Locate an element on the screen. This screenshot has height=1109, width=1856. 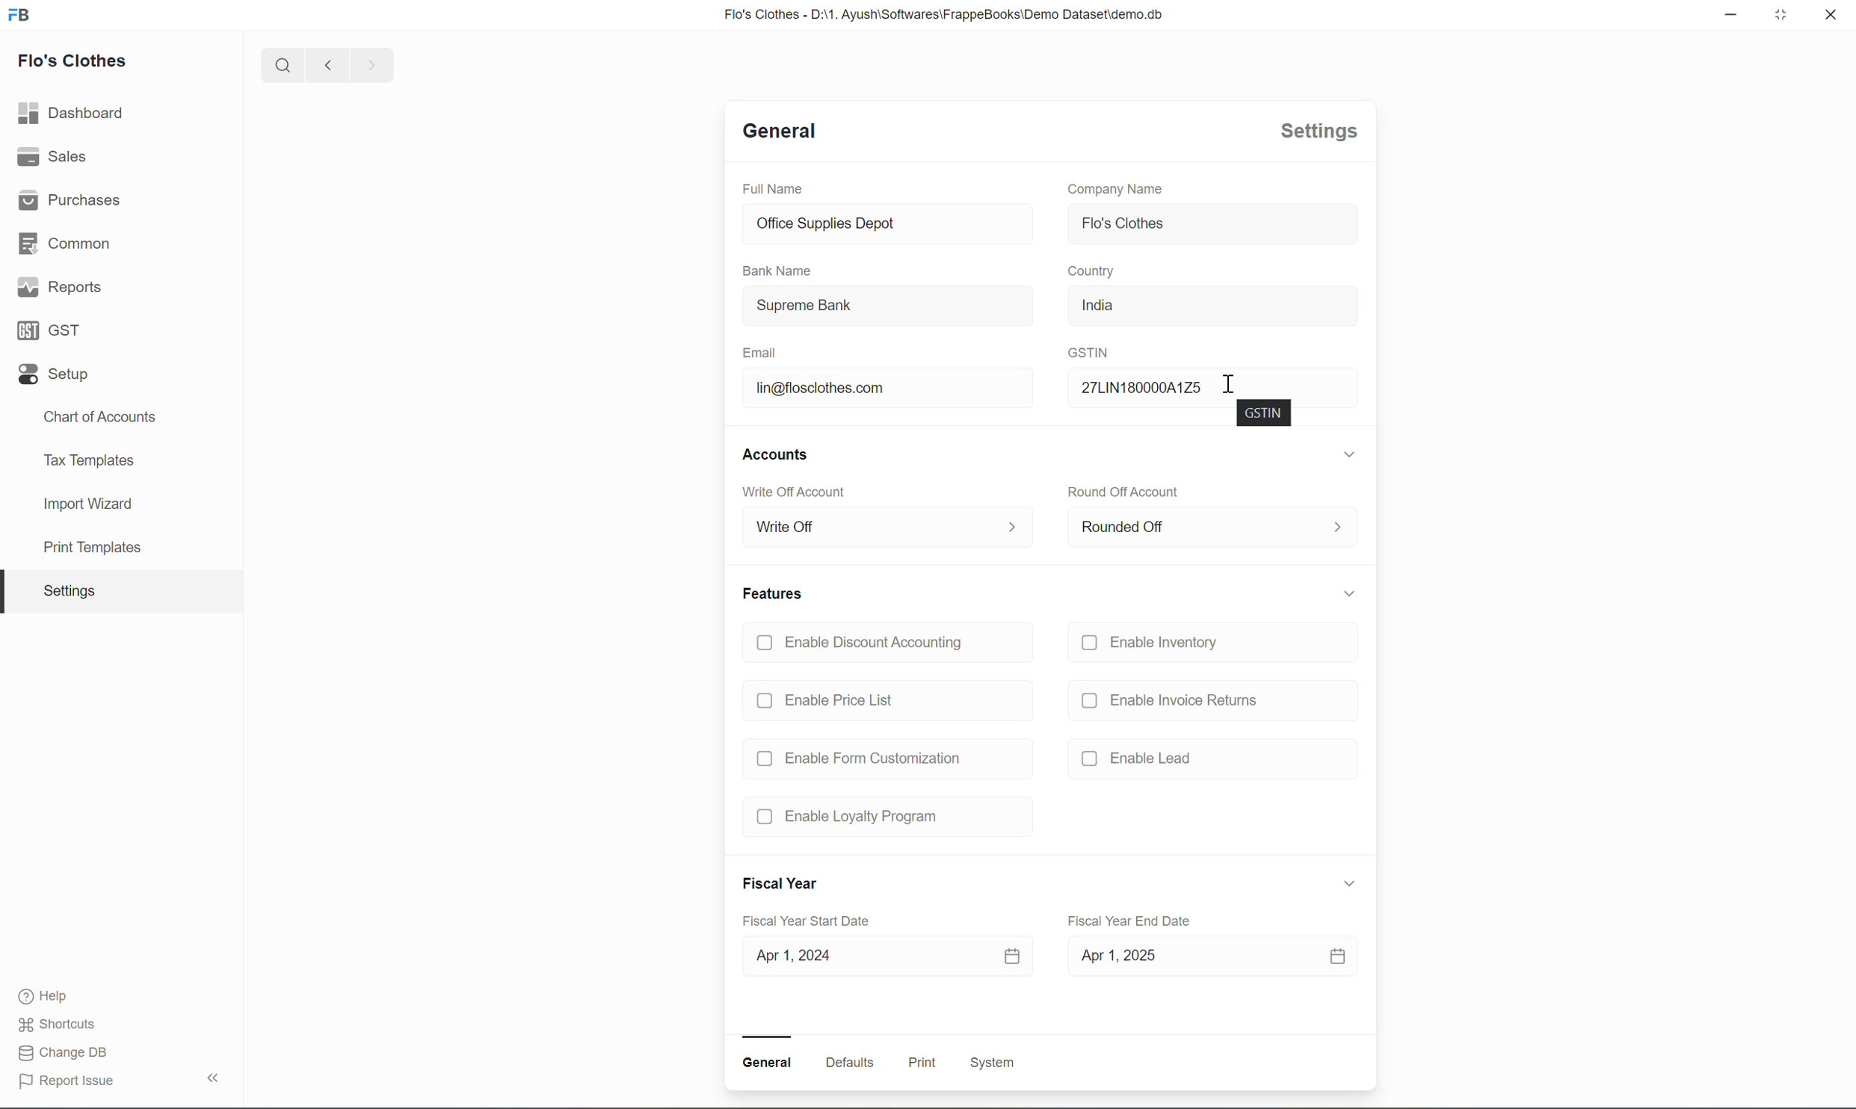
Change DB is located at coordinates (63, 1052).